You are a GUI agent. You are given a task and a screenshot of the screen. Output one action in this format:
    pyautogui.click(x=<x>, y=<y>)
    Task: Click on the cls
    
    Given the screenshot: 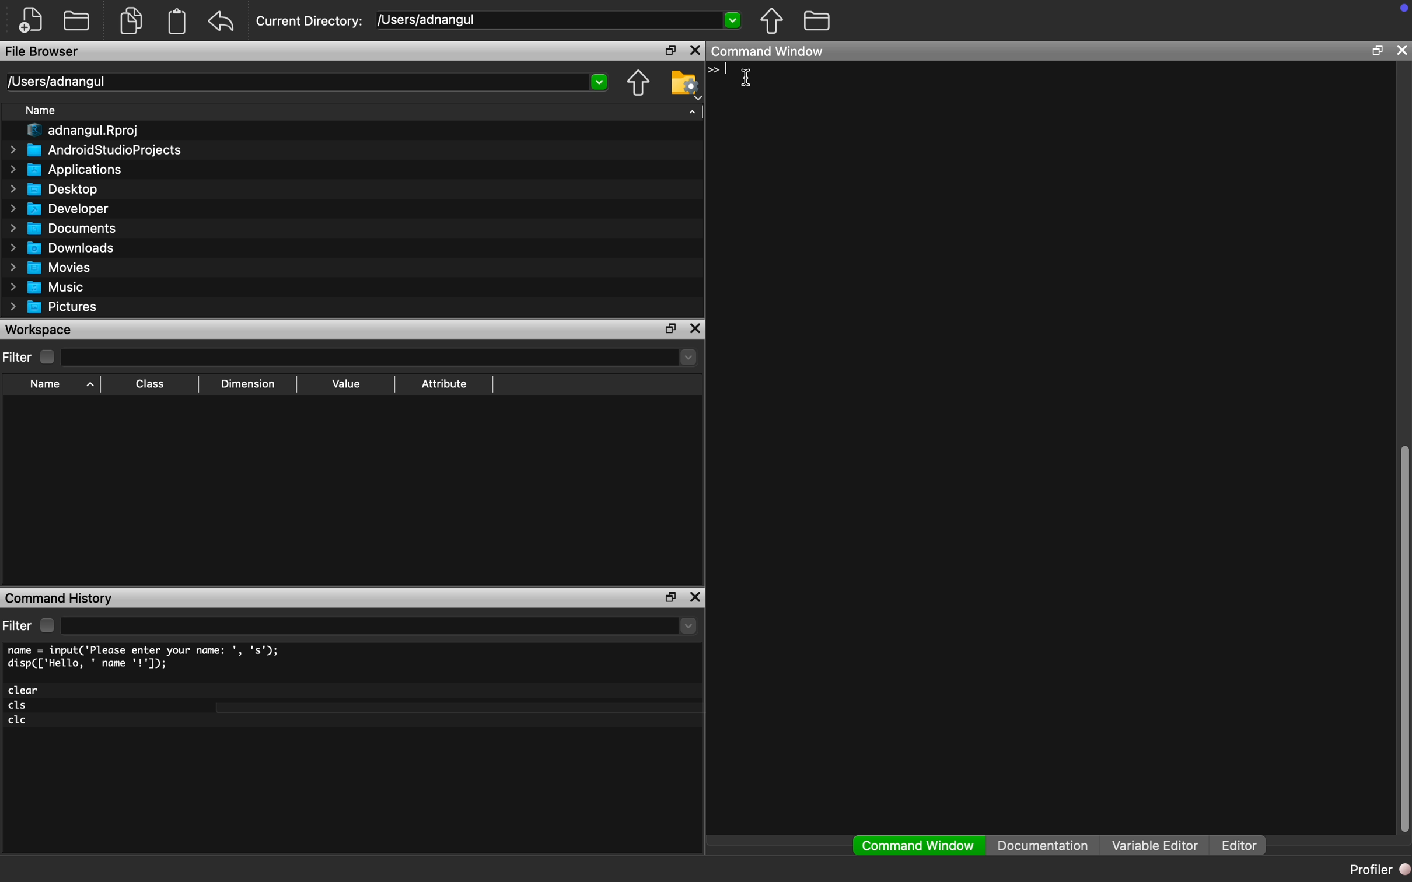 What is the action you would take?
    pyautogui.click(x=19, y=706)
    